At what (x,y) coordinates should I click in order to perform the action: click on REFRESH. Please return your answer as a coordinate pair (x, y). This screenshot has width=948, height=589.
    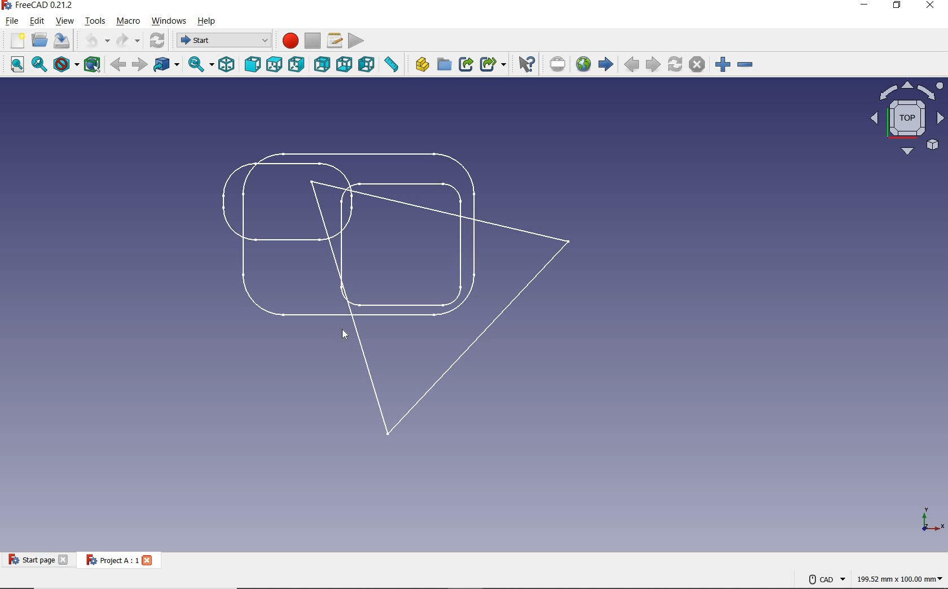
    Looking at the image, I should click on (158, 41).